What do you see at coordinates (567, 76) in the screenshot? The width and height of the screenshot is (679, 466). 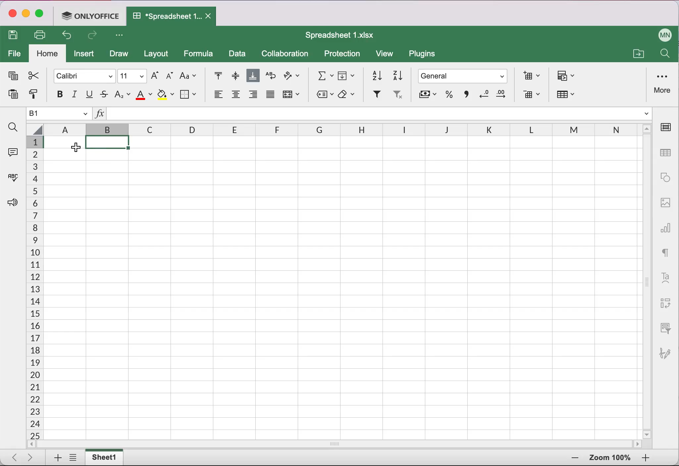 I see `conditional formatting` at bounding box center [567, 76].